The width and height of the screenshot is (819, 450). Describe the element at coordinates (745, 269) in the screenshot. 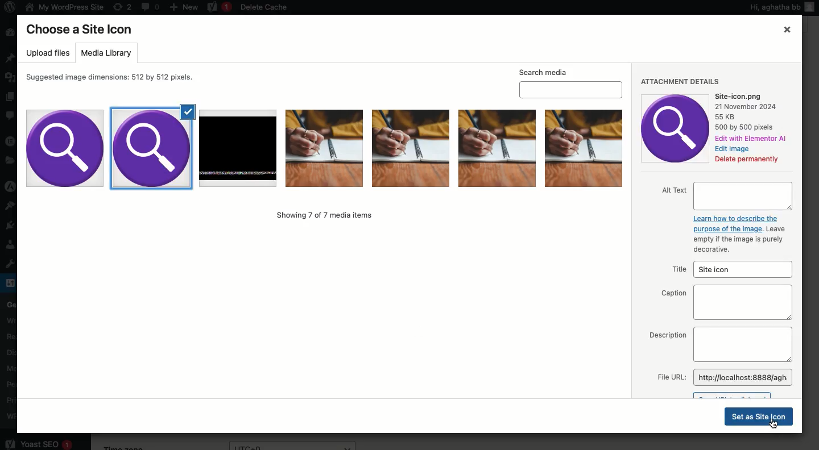

I see `Site icon` at that location.